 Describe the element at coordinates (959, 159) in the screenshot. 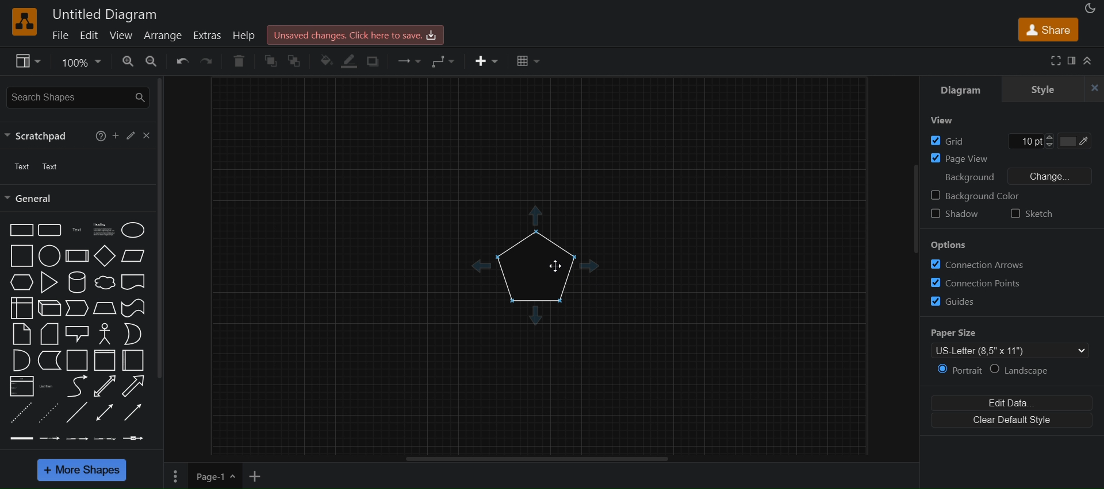

I see `Page view toggle` at that location.